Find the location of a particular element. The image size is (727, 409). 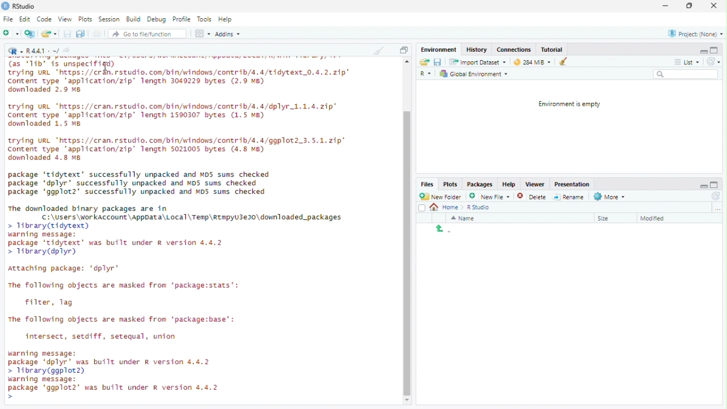

package ‘tidytext’ successfully unpacked and MDS sums checked
package ‘dplyr’ successfully unpacked and MDs sums checked
package ‘ggplot2’ successfully unpacked and MDS sums checked is located at coordinates (139, 182).